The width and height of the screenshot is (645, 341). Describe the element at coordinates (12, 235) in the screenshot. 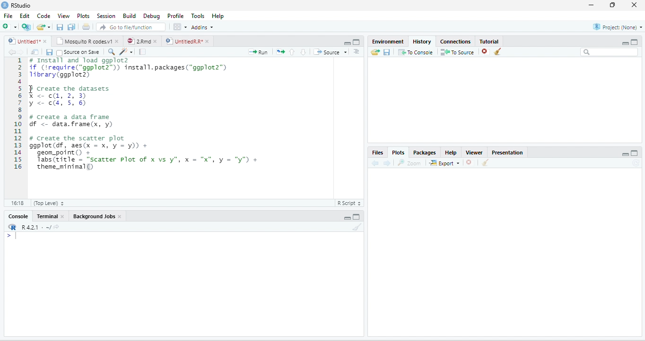

I see `New line` at that location.